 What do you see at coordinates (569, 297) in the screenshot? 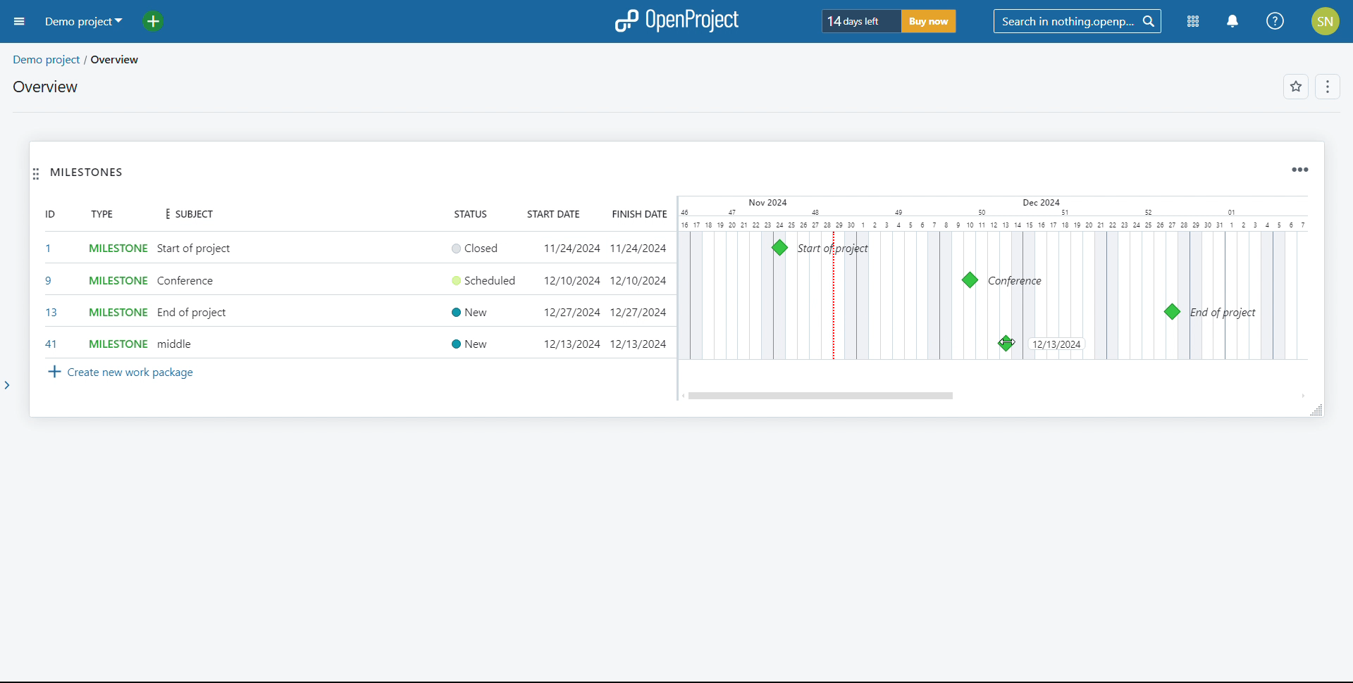
I see `set start date` at bounding box center [569, 297].